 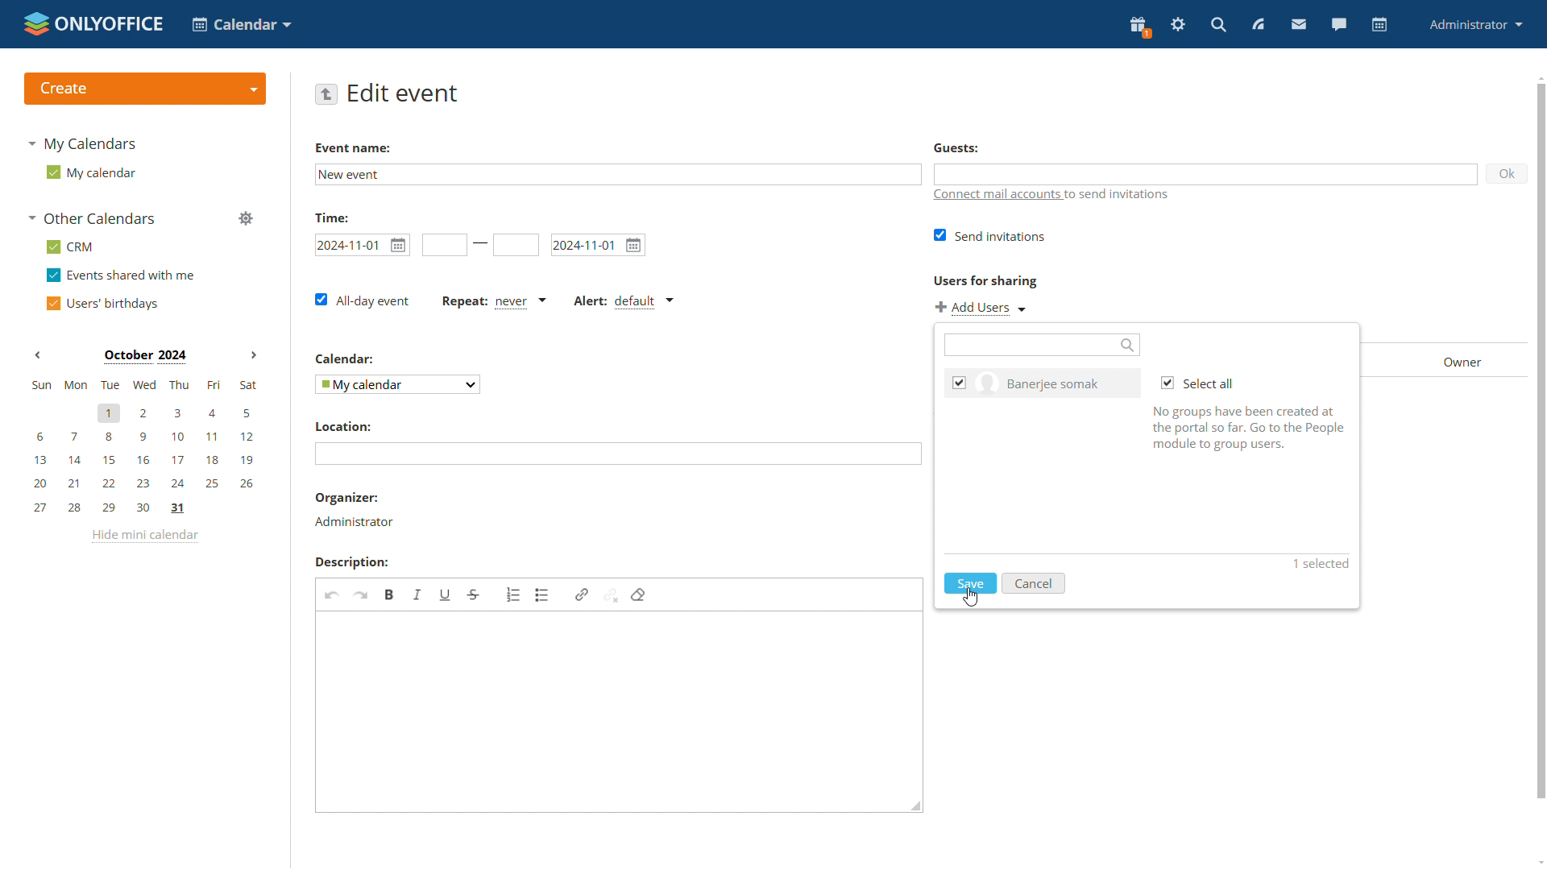 I want to click on serringas, so click(x=1179, y=25).